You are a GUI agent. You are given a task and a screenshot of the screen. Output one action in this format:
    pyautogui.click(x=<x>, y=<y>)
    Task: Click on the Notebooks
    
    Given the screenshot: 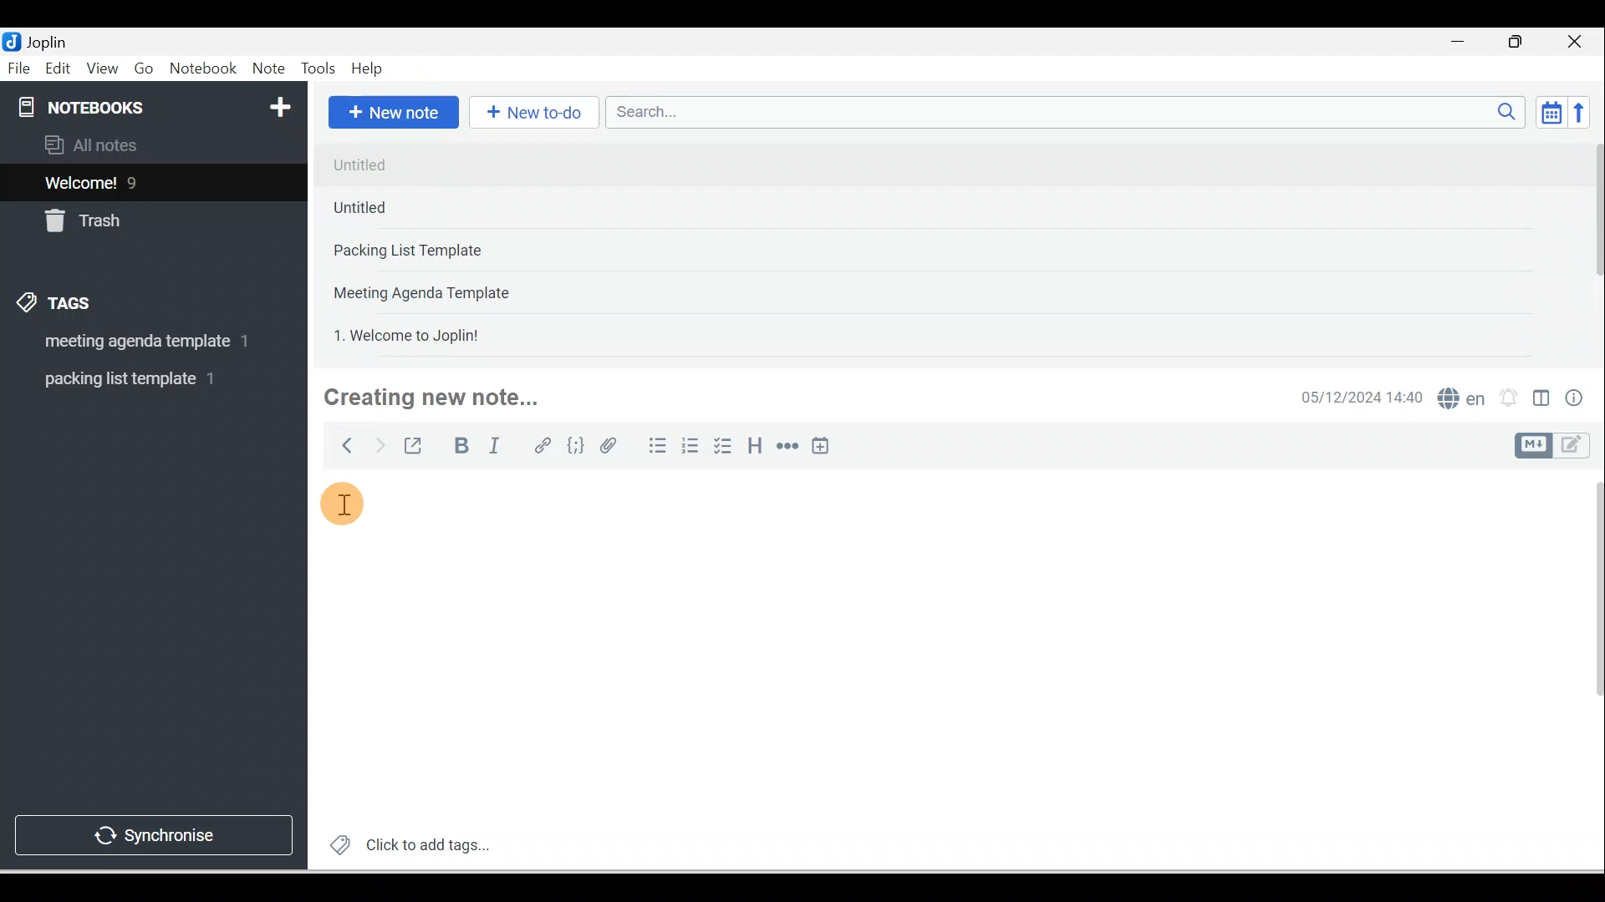 What is the action you would take?
    pyautogui.click(x=157, y=104)
    